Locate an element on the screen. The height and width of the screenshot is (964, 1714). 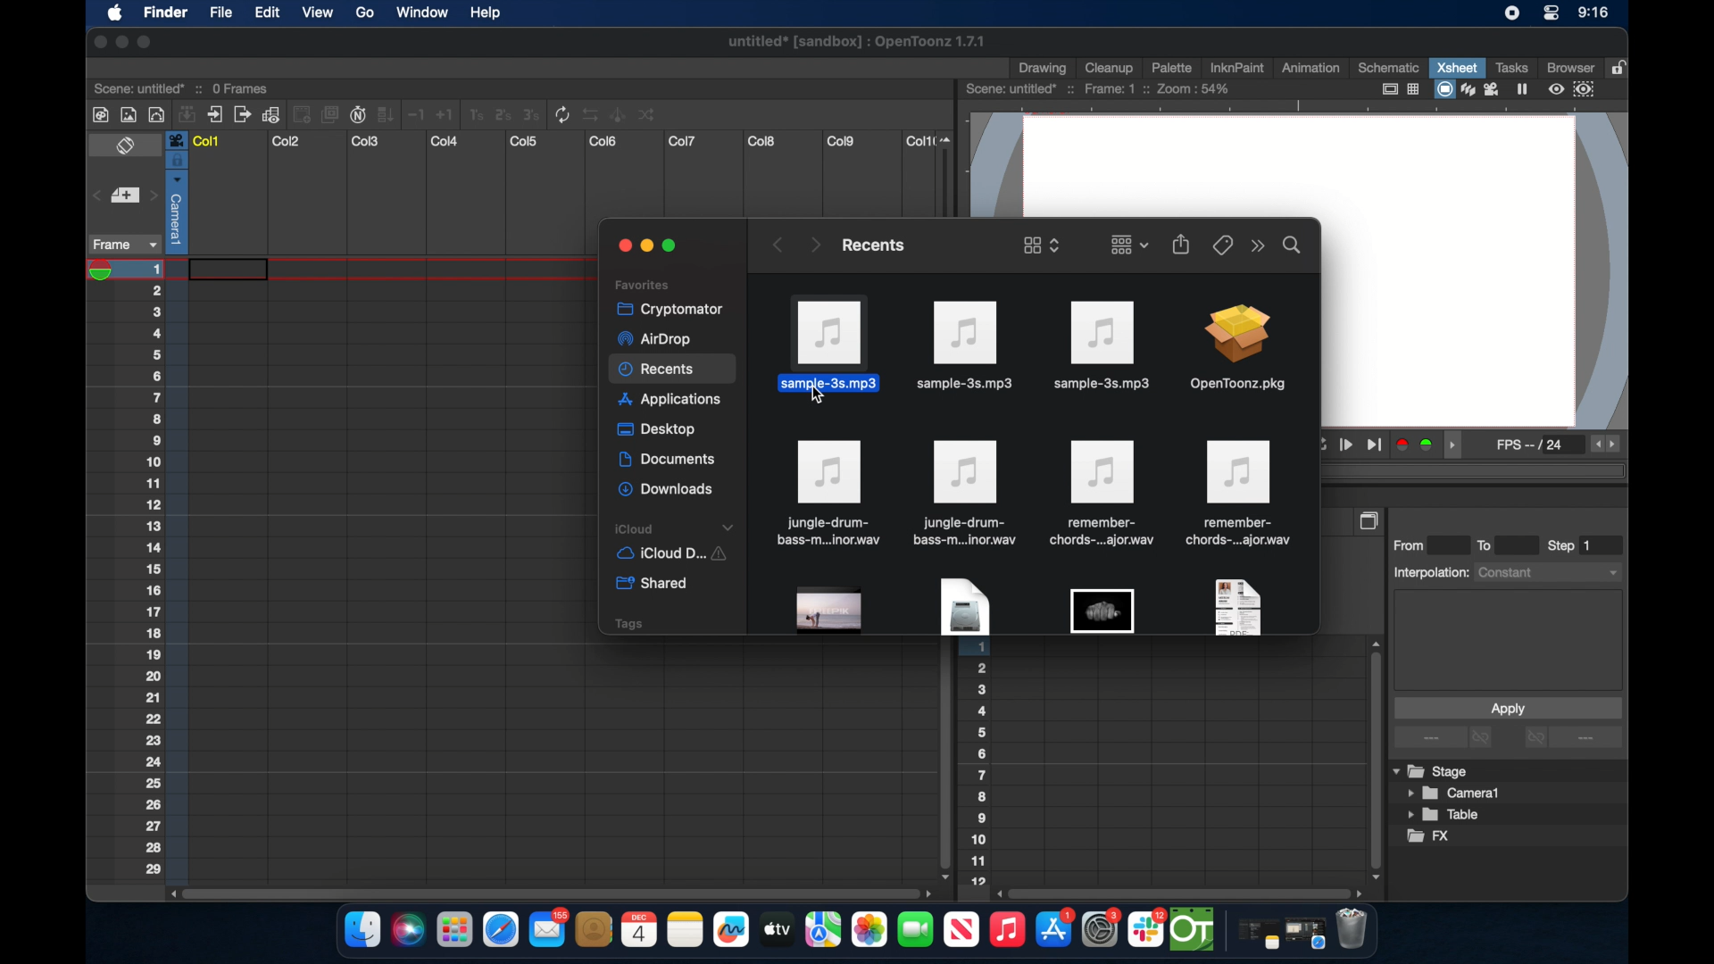
appleicon is located at coordinates (114, 14).